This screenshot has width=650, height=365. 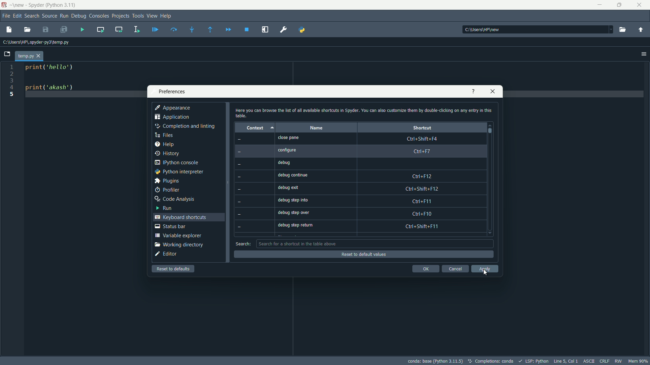 What do you see at coordinates (489, 131) in the screenshot?
I see `scroll bar` at bounding box center [489, 131].